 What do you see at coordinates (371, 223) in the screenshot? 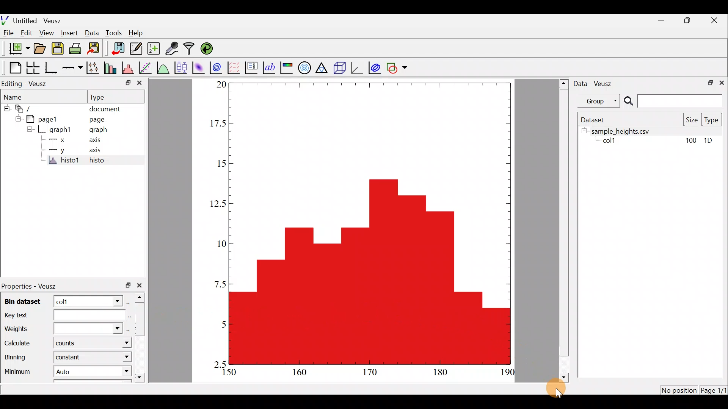
I see `histogram chart inserted` at bounding box center [371, 223].